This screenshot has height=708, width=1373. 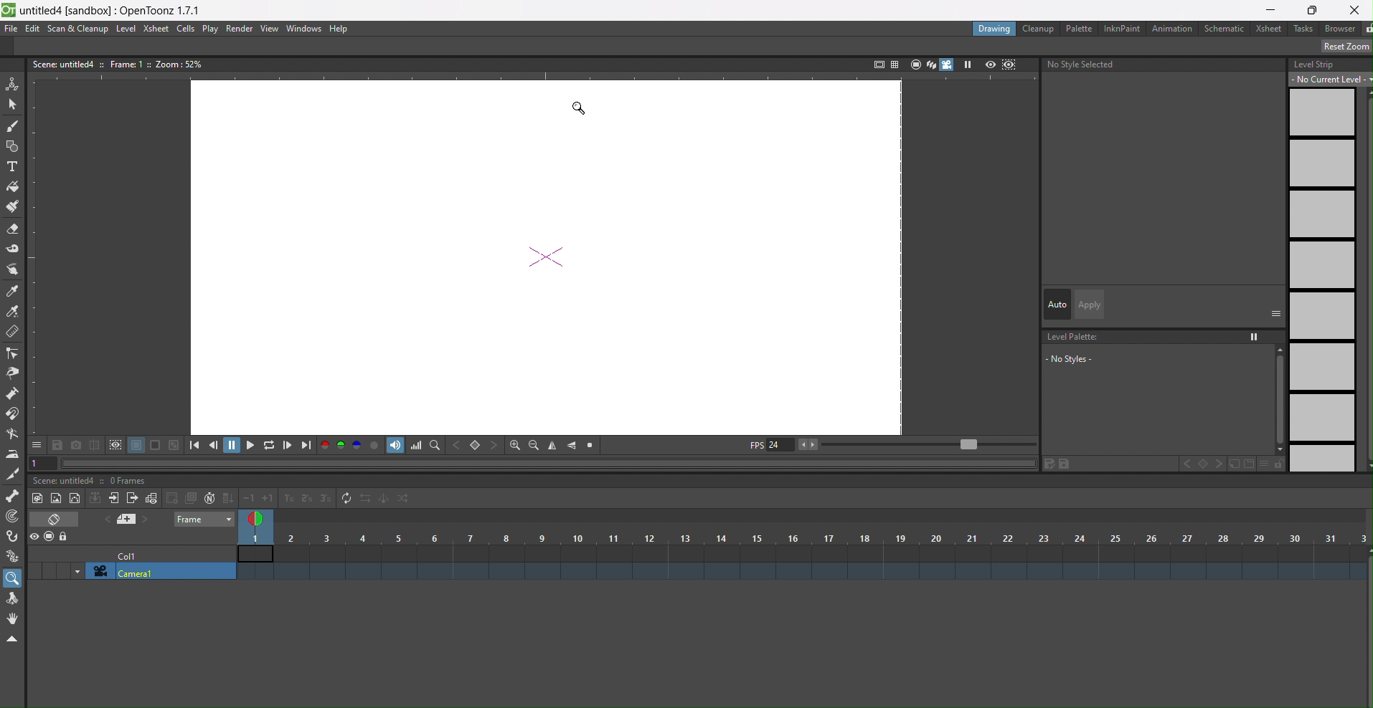 I want to click on help, so click(x=339, y=28).